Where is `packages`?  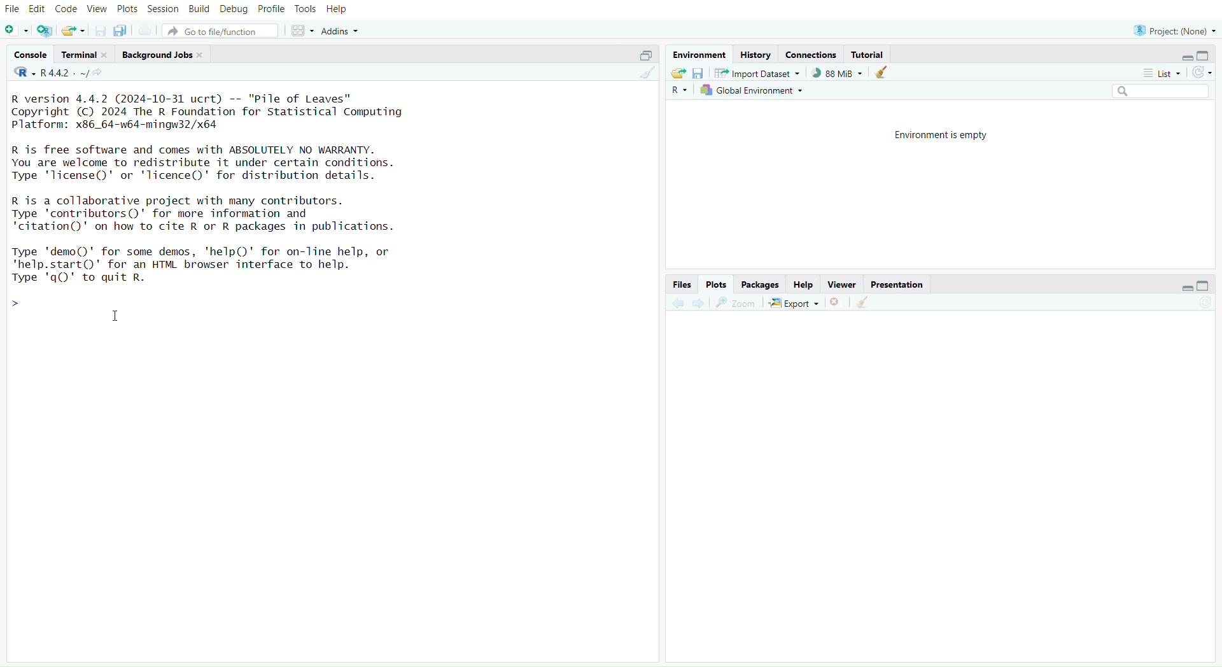
packages is located at coordinates (761, 285).